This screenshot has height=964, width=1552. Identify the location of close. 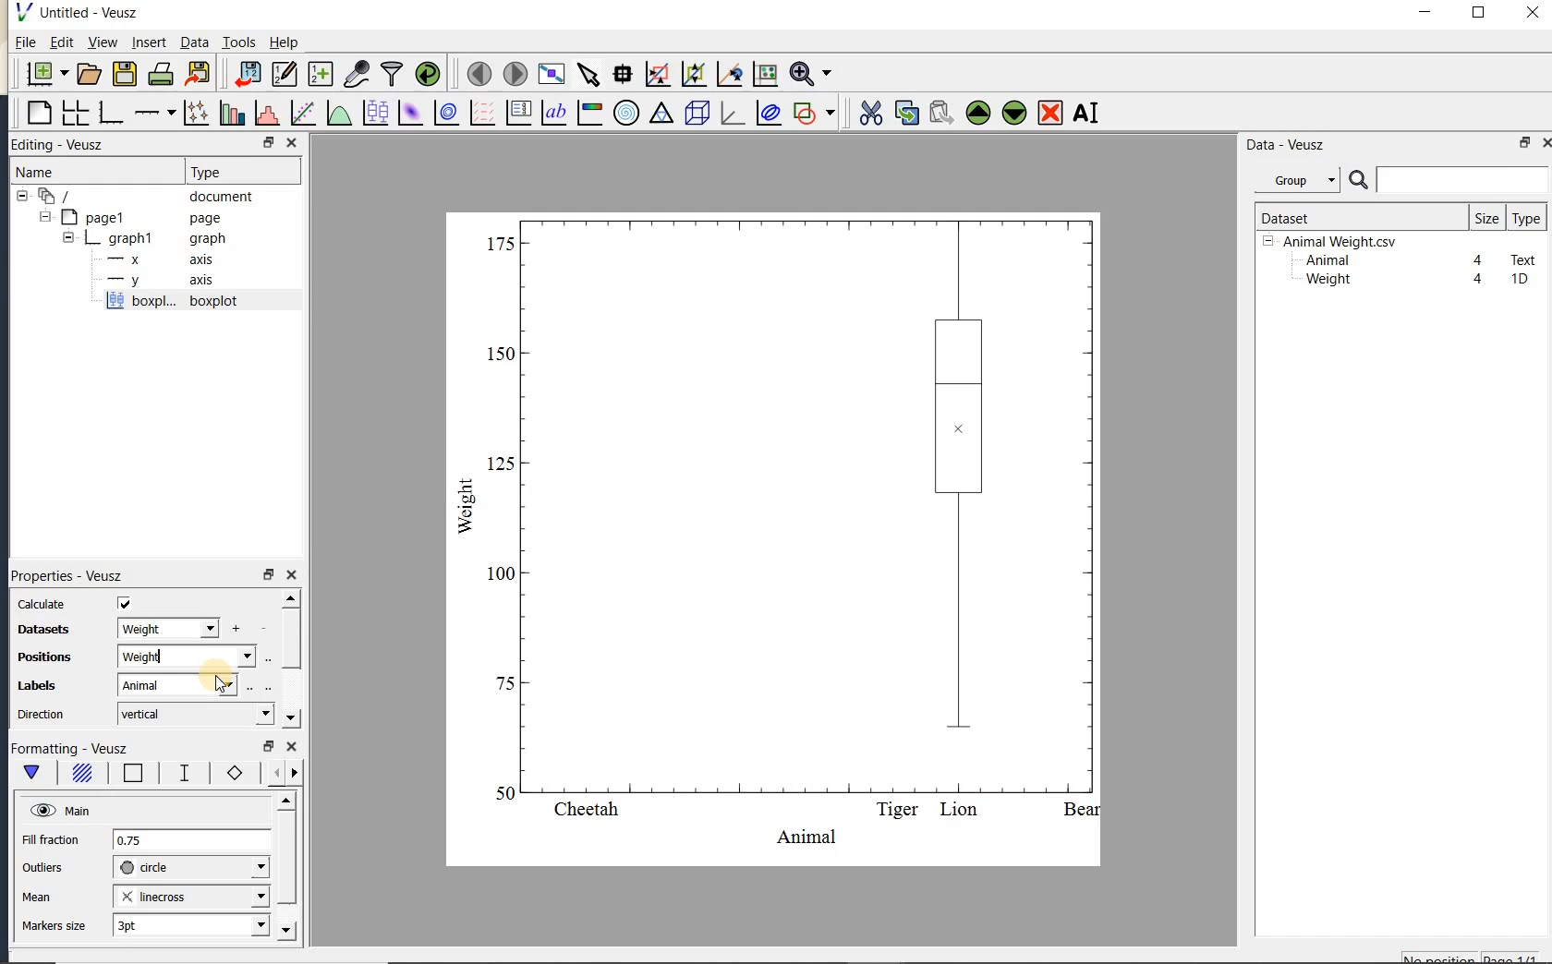
(1546, 143).